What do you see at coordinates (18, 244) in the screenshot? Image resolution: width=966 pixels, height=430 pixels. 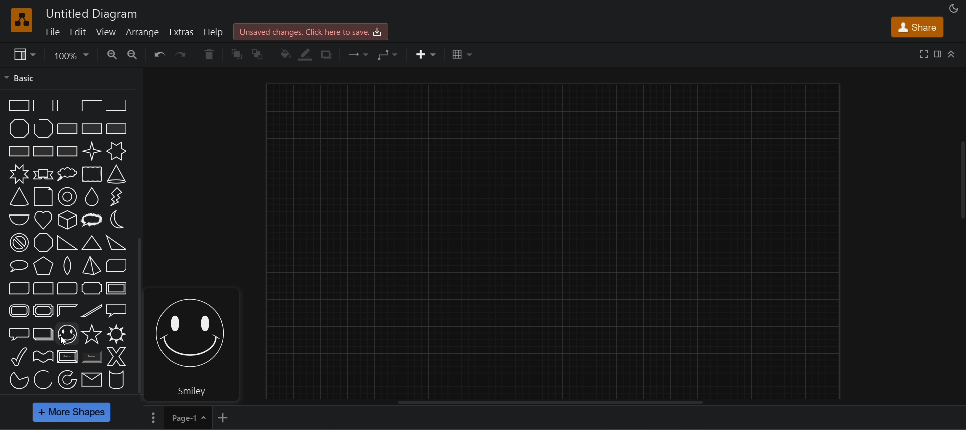 I see `no symbol` at bounding box center [18, 244].